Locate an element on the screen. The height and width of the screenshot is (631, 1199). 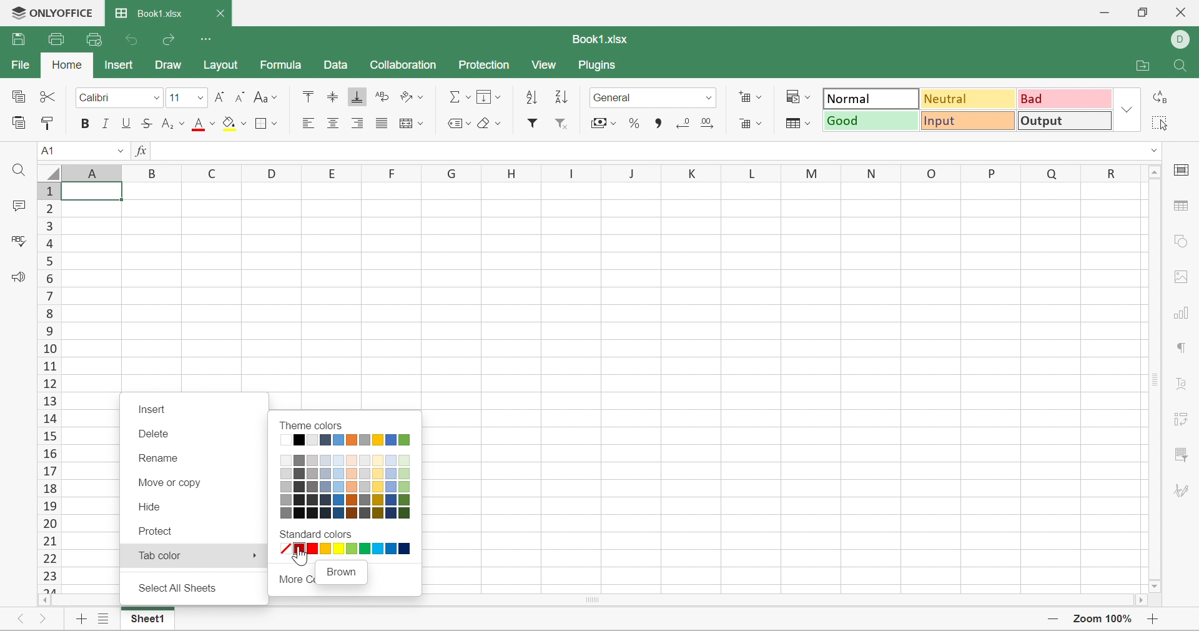
Hide is located at coordinates (155, 507).